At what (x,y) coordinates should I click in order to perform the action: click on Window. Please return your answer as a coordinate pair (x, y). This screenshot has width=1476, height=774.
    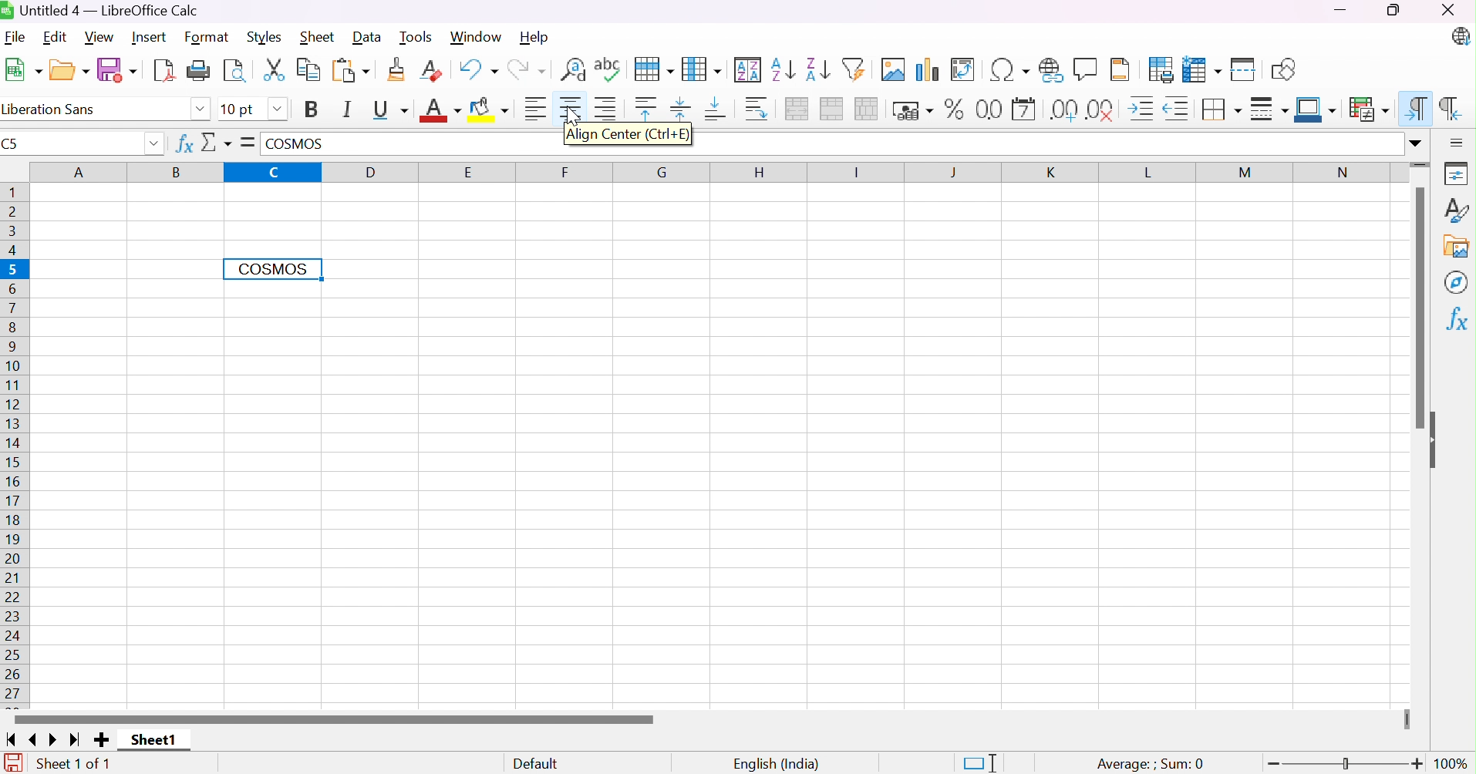
    Looking at the image, I should click on (477, 37).